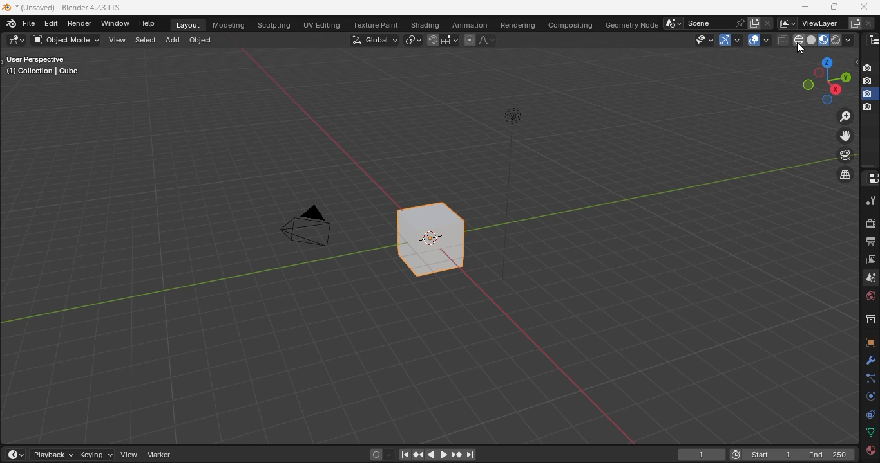 This screenshot has width=880, height=463. What do you see at coordinates (470, 40) in the screenshot?
I see `proportional editing objects` at bounding box center [470, 40].